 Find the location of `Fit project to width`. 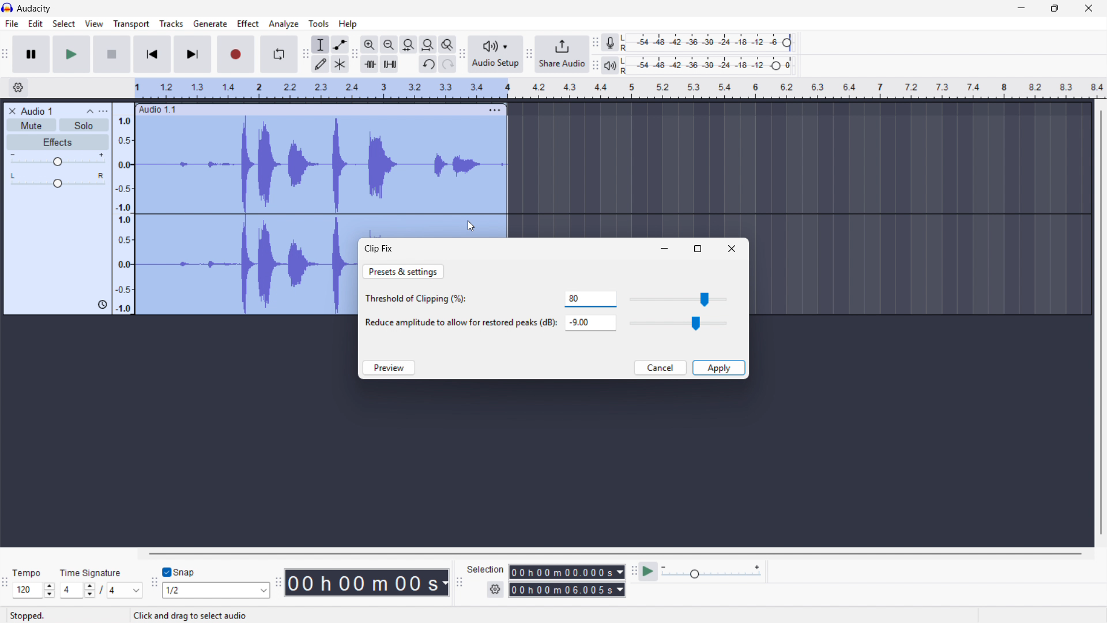

Fit project to width is located at coordinates (428, 44).